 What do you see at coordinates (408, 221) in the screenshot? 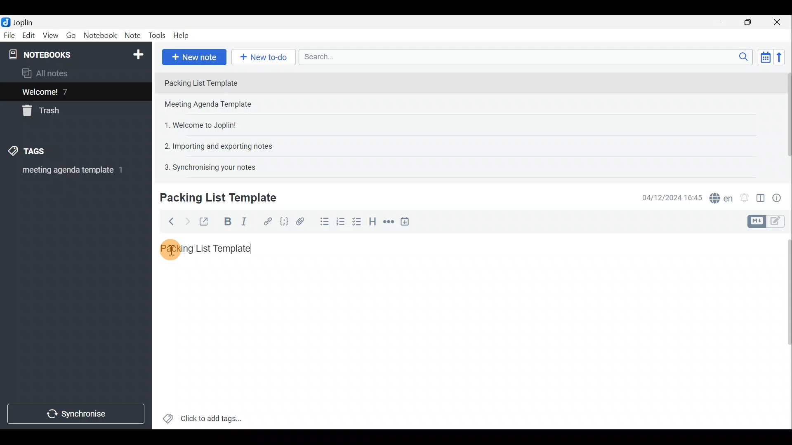
I see `Insert time` at bounding box center [408, 221].